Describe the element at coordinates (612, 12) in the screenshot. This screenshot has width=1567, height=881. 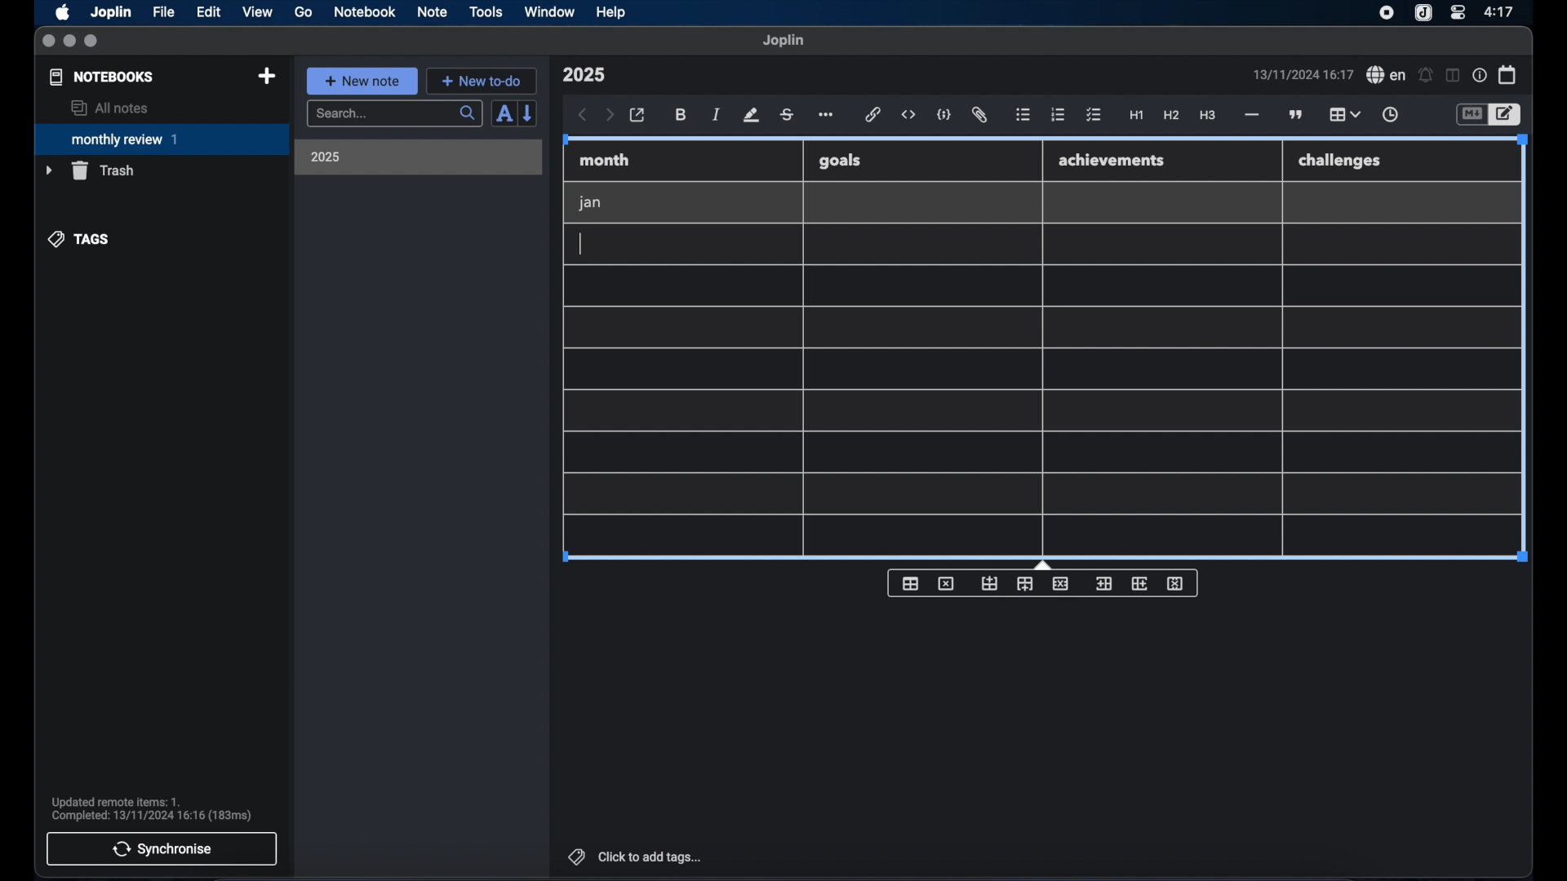
I see `help` at that location.